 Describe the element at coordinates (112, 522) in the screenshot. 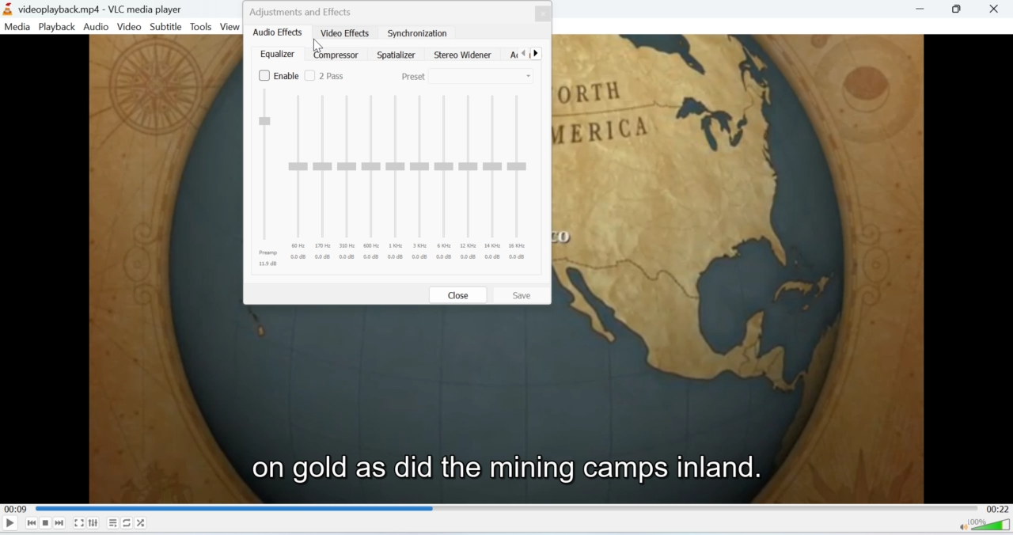

I see `Playlist` at that location.